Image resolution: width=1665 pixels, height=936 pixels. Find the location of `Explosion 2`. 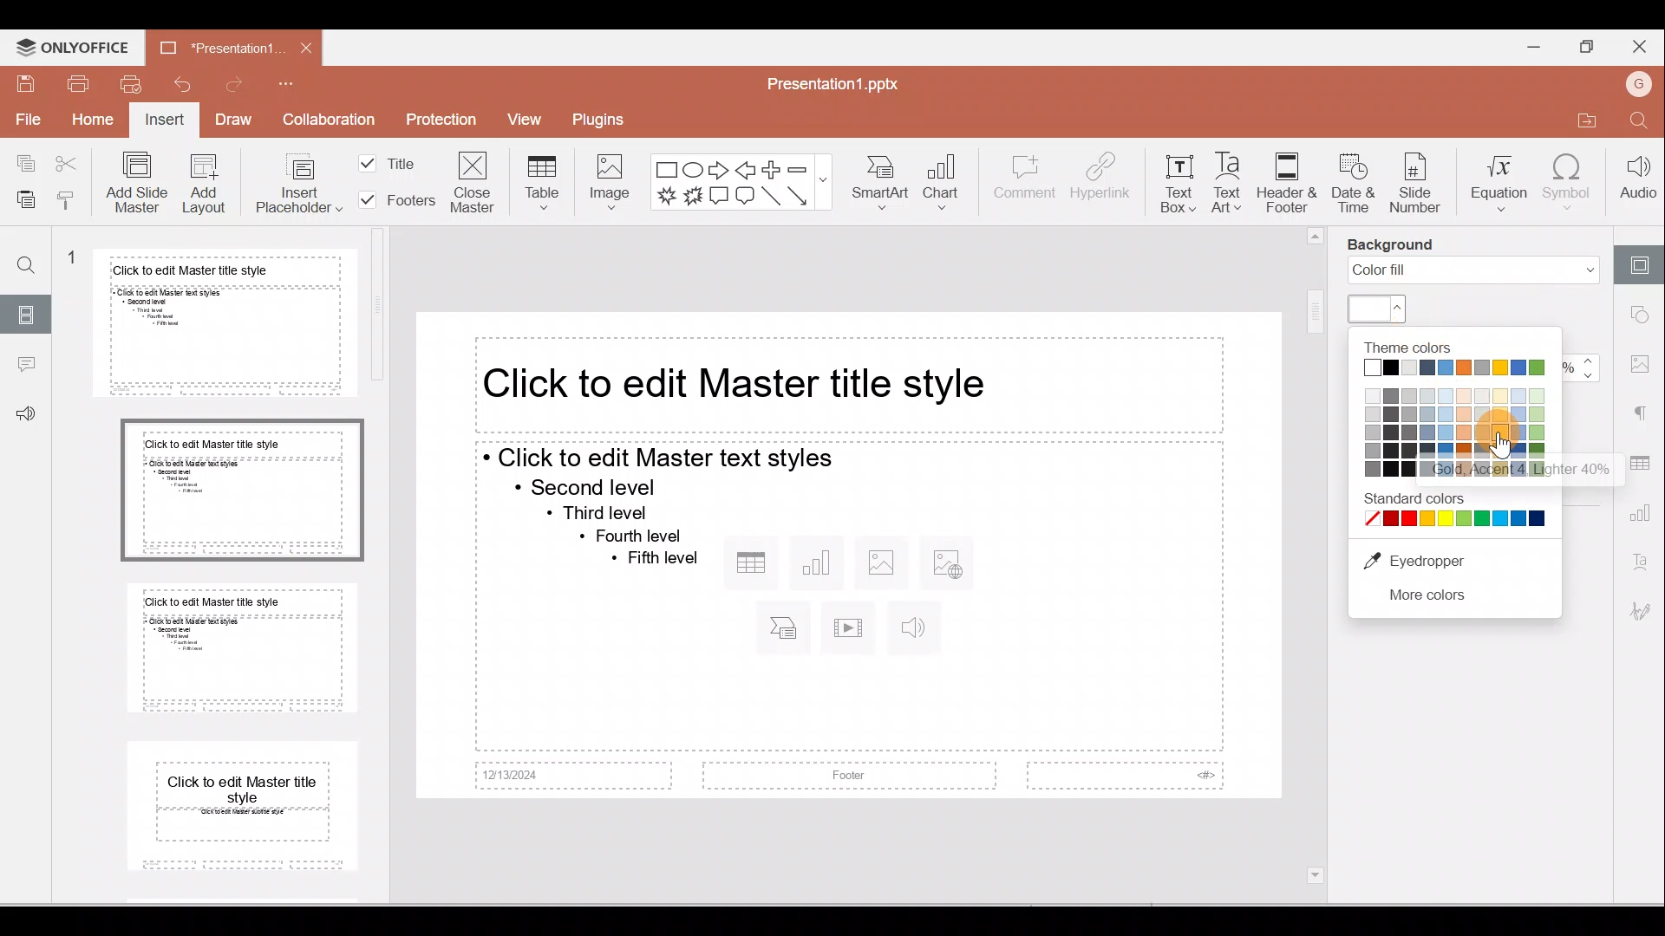

Explosion 2 is located at coordinates (694, 198).